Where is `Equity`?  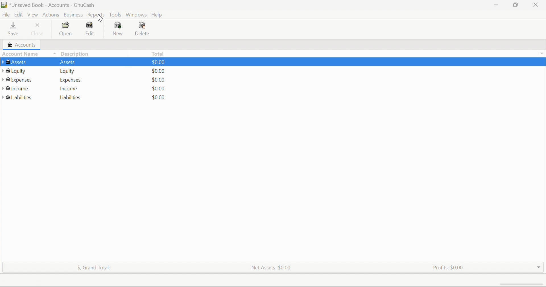 Equity is located at coordinates (68, 72).